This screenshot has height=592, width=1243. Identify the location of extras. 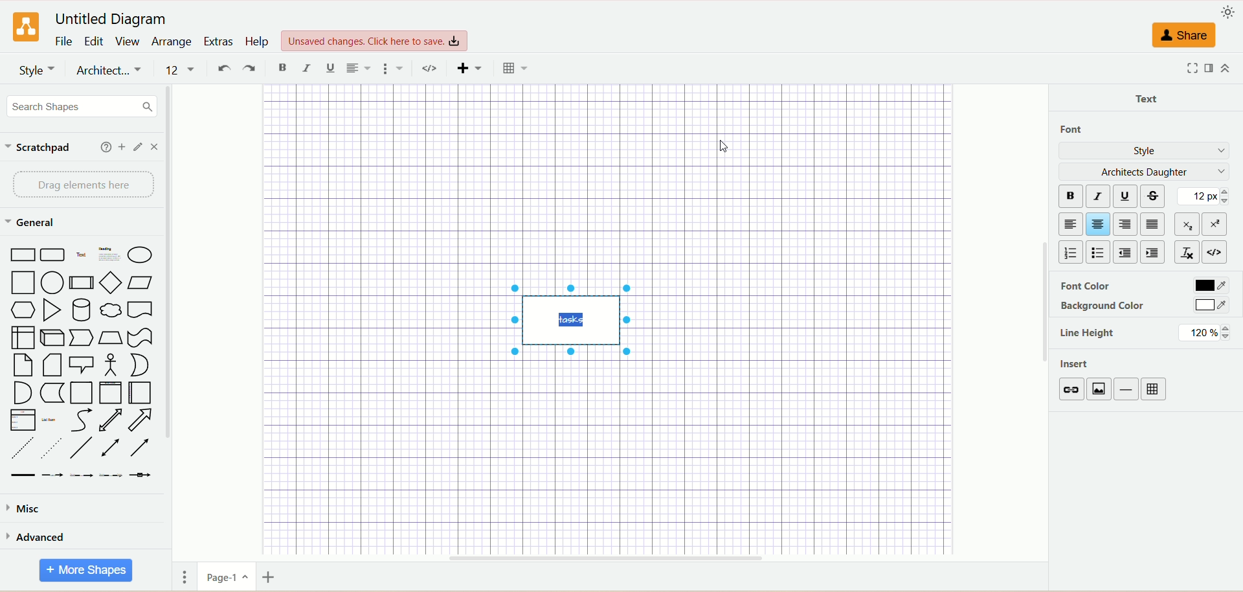
(218, 41).